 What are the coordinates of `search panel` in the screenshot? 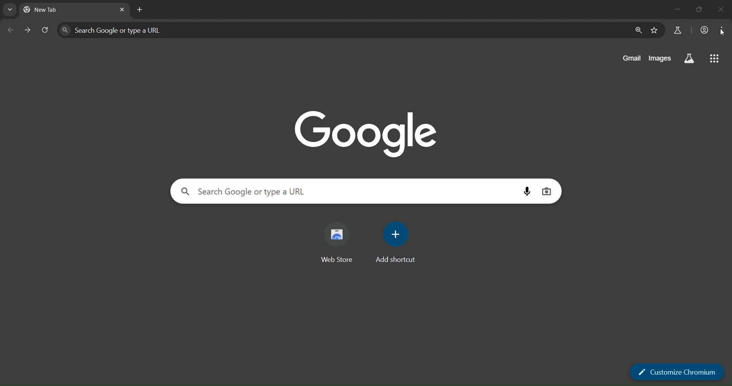 It's located at (279, 191).